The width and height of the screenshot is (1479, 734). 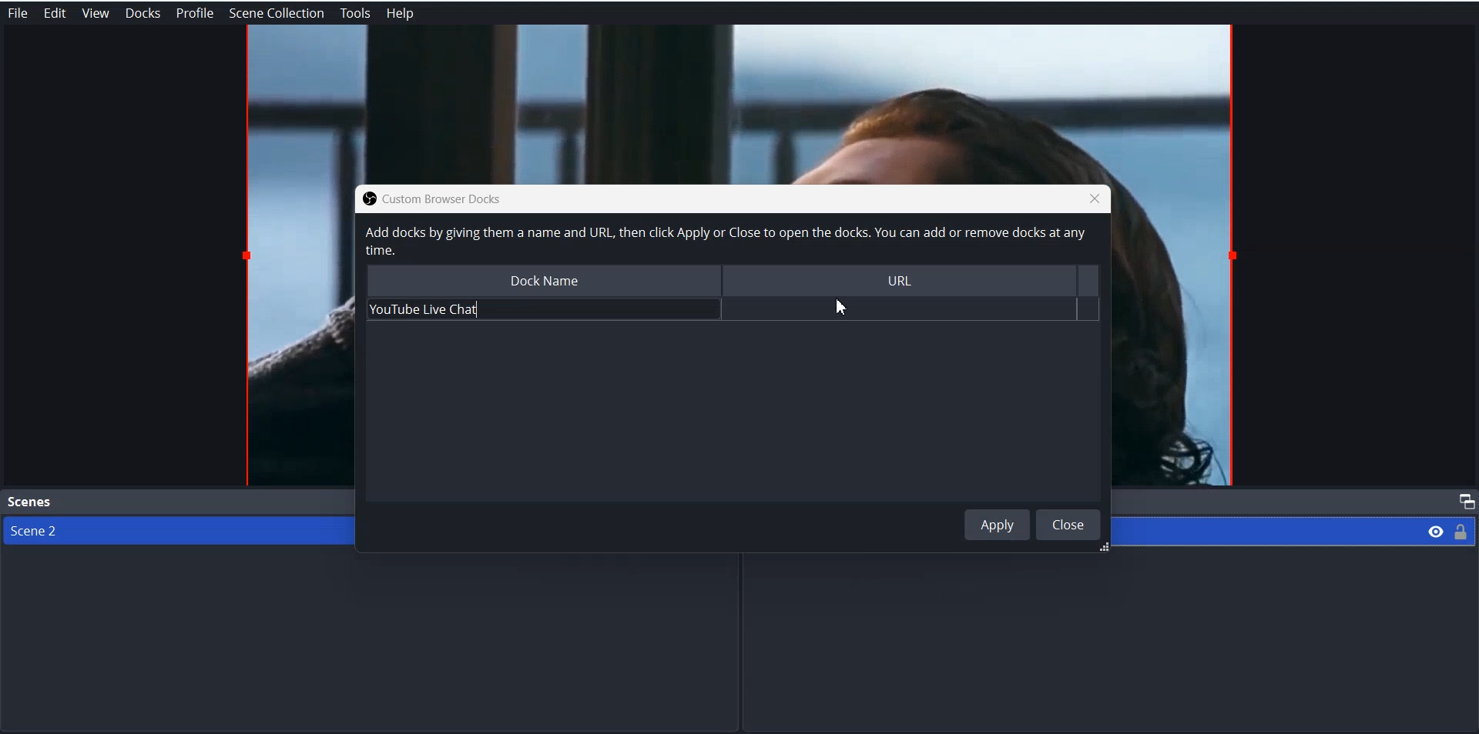 What do you see at coordinates (277, 13) in the screenshot?
I see `Scene Collection` at bounding box center [277, 13].